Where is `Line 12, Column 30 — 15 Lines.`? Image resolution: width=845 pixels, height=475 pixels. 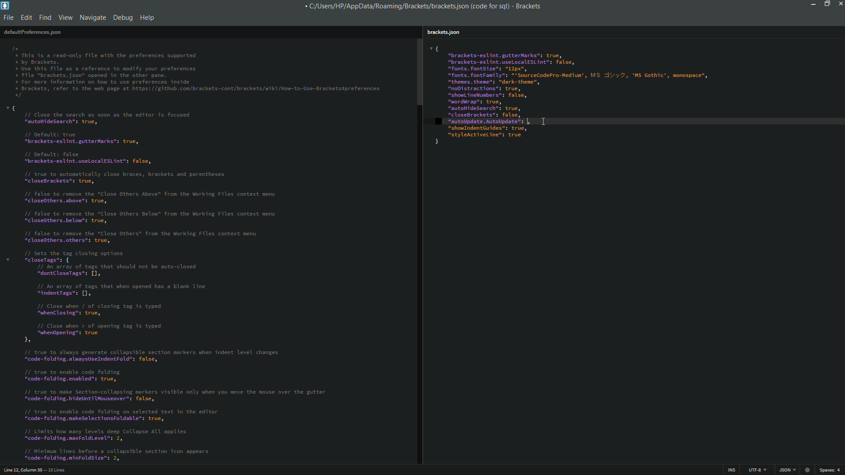 Line 12, Column 30 — 15 Lines. is located at coordinates (34, 469).